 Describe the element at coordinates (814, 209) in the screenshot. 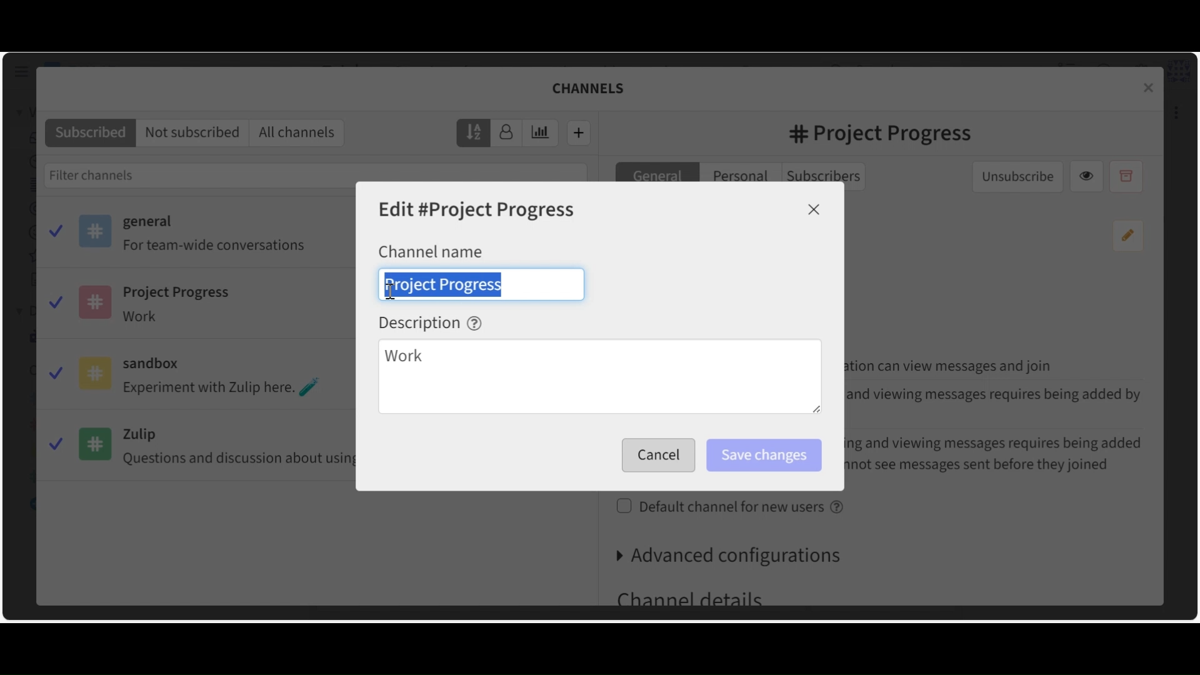

I see `Close` at that location.